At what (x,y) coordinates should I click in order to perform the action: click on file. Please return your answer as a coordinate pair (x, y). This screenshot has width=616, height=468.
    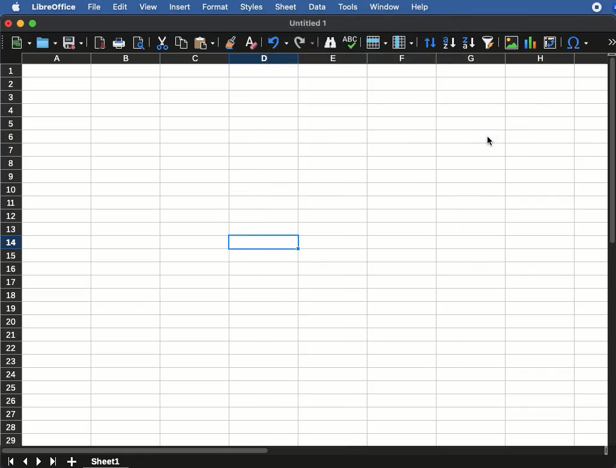
    Looking at the image, I should click on (93, 7).